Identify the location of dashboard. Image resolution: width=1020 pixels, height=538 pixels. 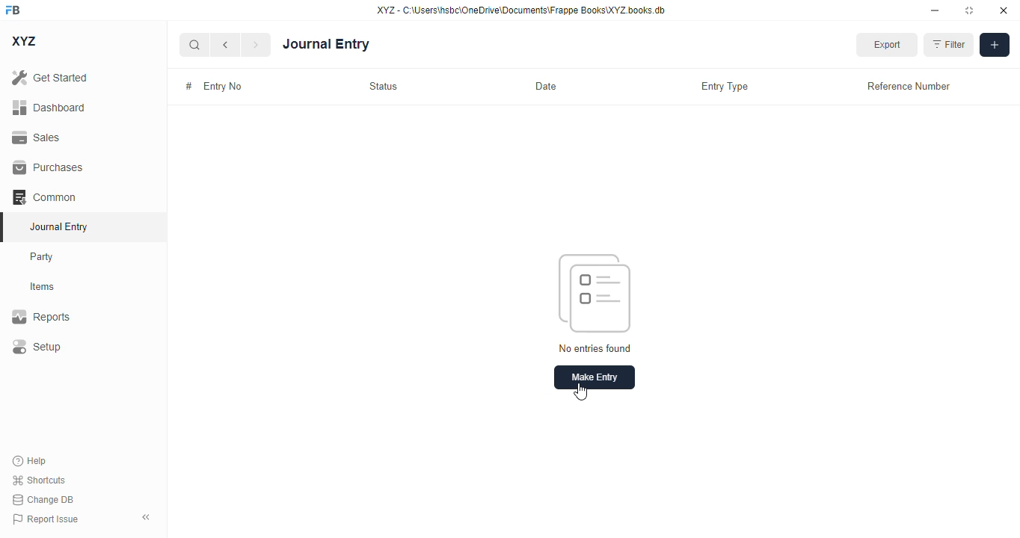
(49, 107).